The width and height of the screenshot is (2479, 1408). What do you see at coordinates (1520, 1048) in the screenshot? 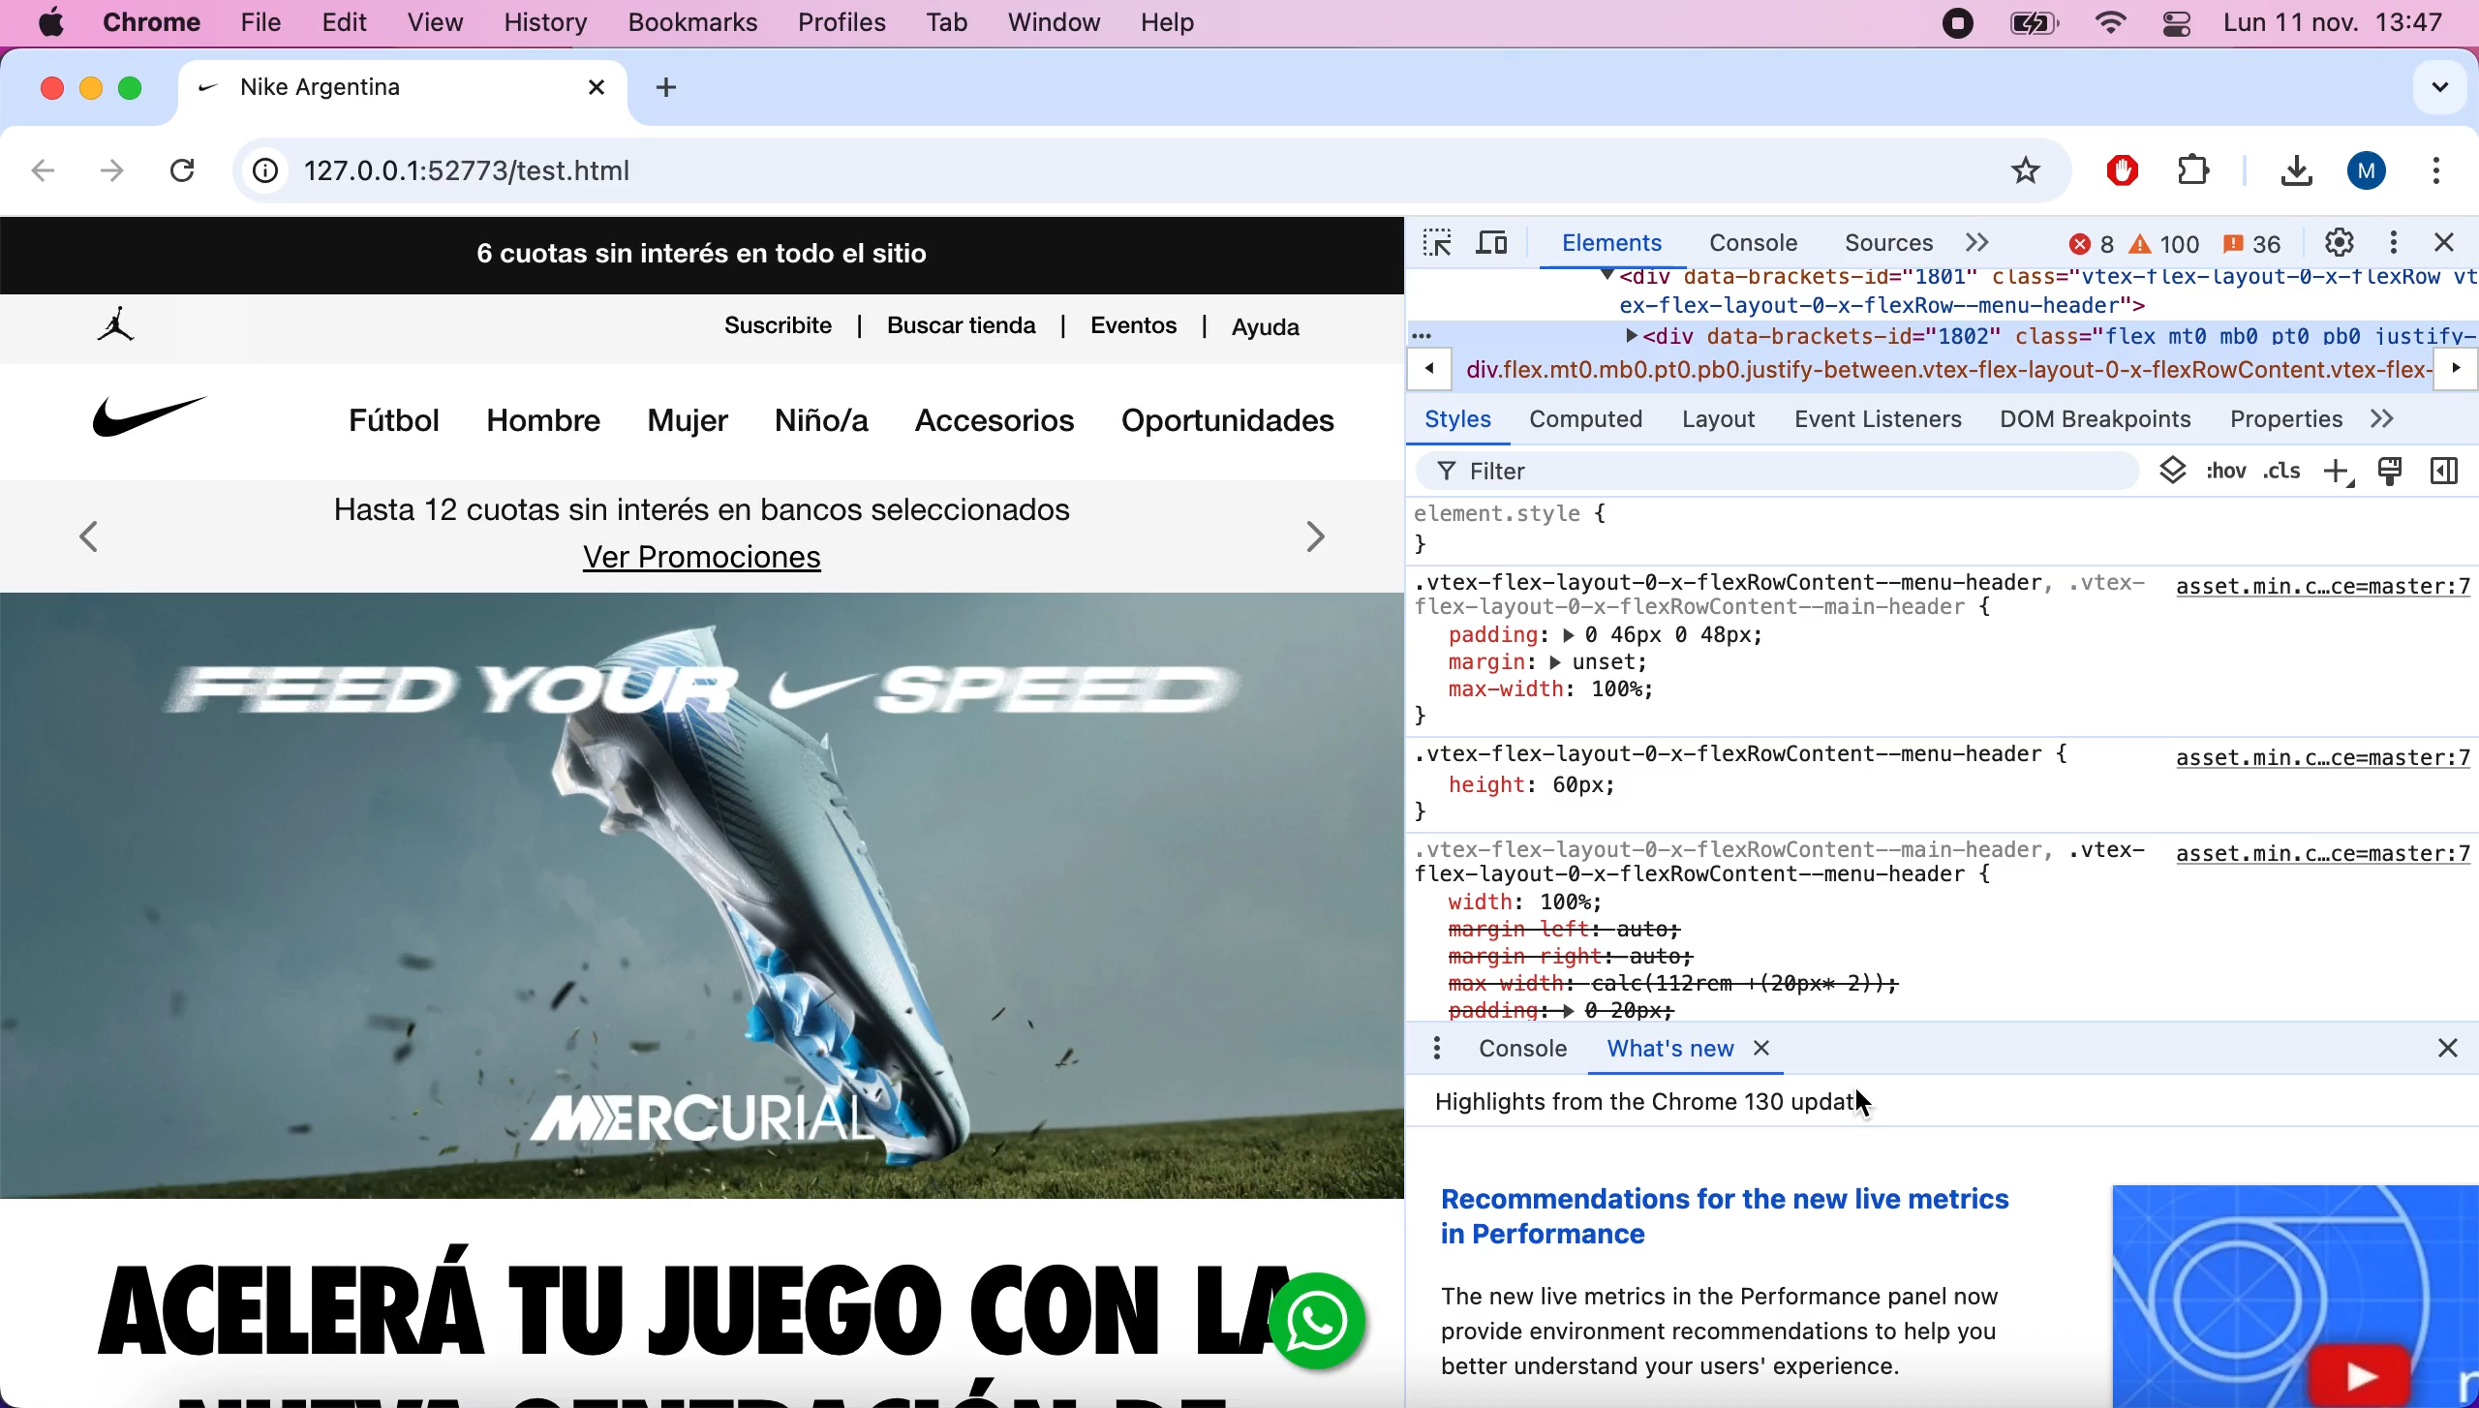
I see `console` at bounding box center [1520, 1048].